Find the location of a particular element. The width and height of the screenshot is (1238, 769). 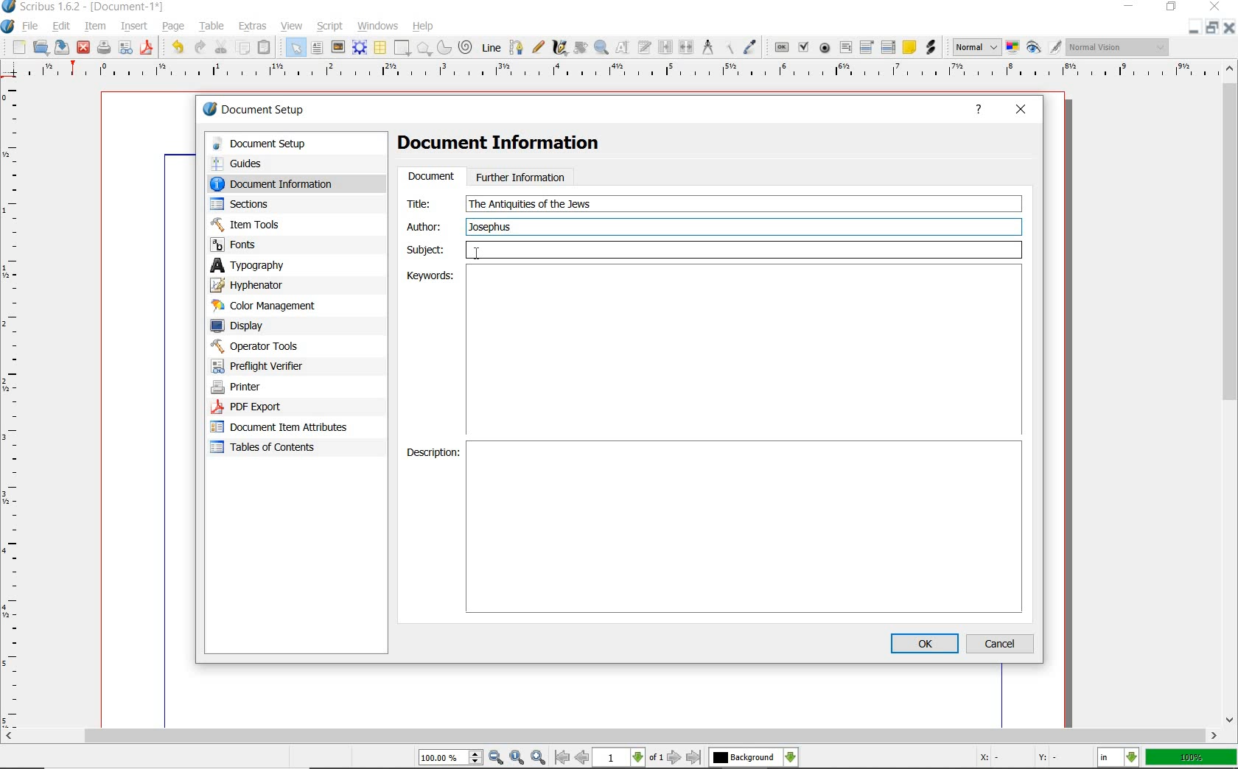

cut is located at coordinates (222, 47).